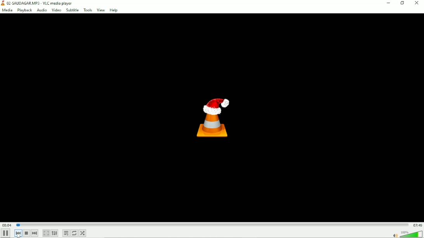 Image resolution: width=424 pixels, height=238 pixels. I want to click on ‘www Songs. PK - Tughe Main Pyar Karu - waw.Songs PK - VLC media player, so click(70, 3).